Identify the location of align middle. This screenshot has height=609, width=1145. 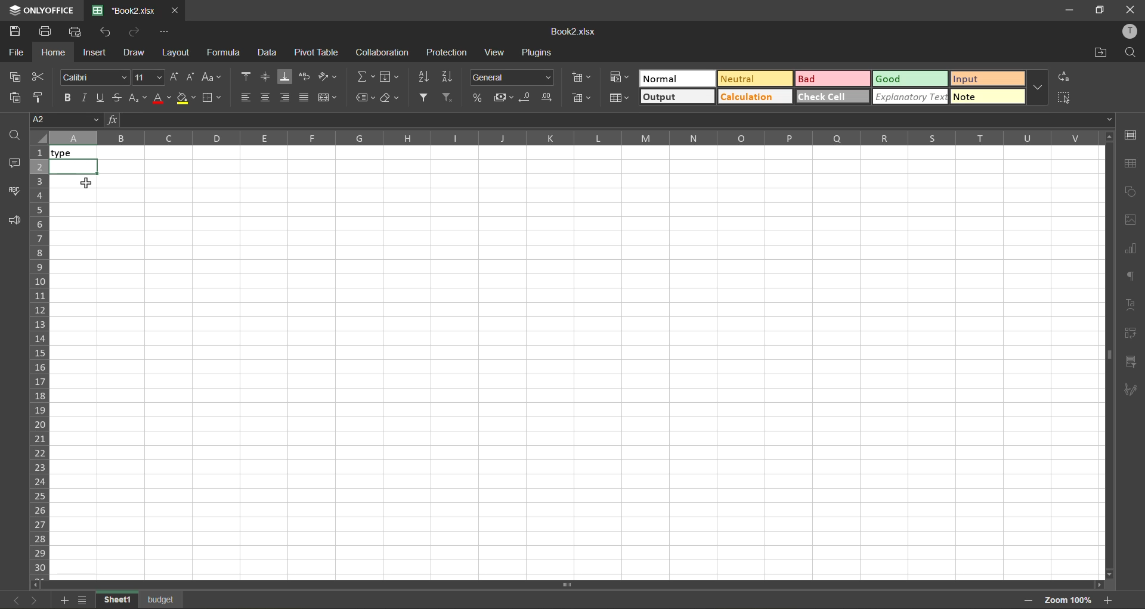
(267, 77).